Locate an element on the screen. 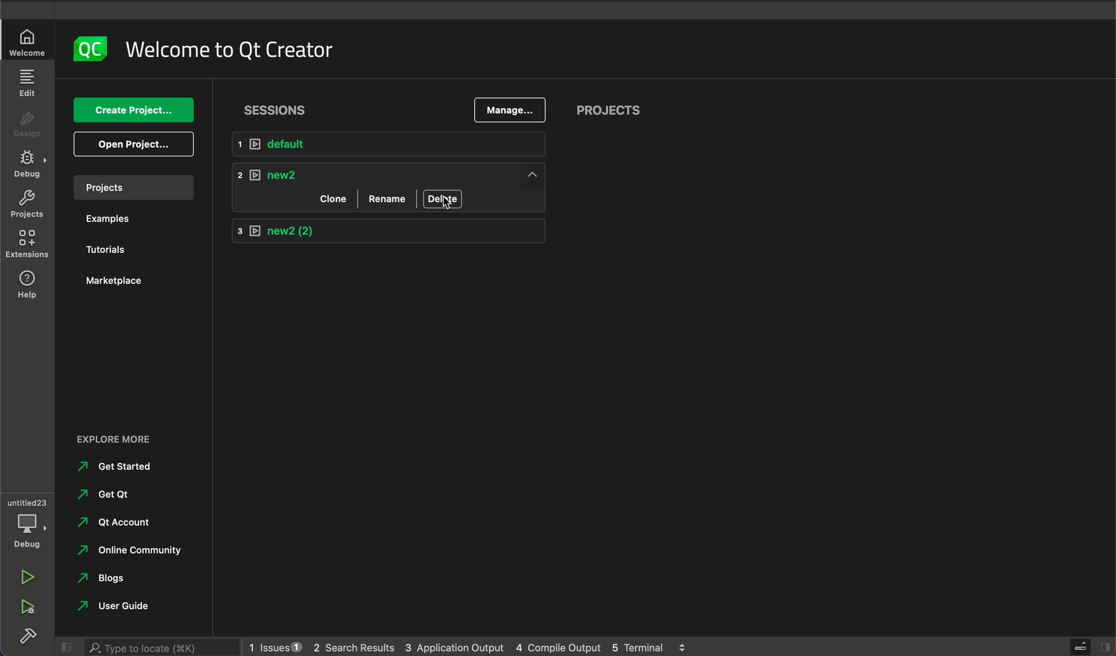  EXPLORE MORE is located at coordinates (115, 438).